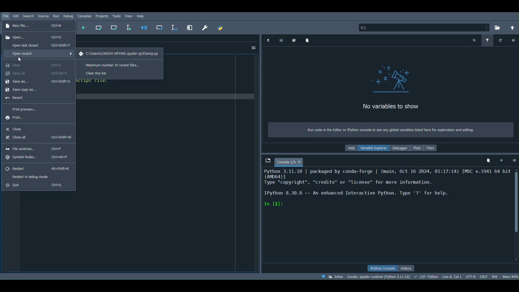 The height and width of the screenshot is (292, 519). Describe the element at coordinates (85, 16) in the screenshot. I see `Consoles` at that location.